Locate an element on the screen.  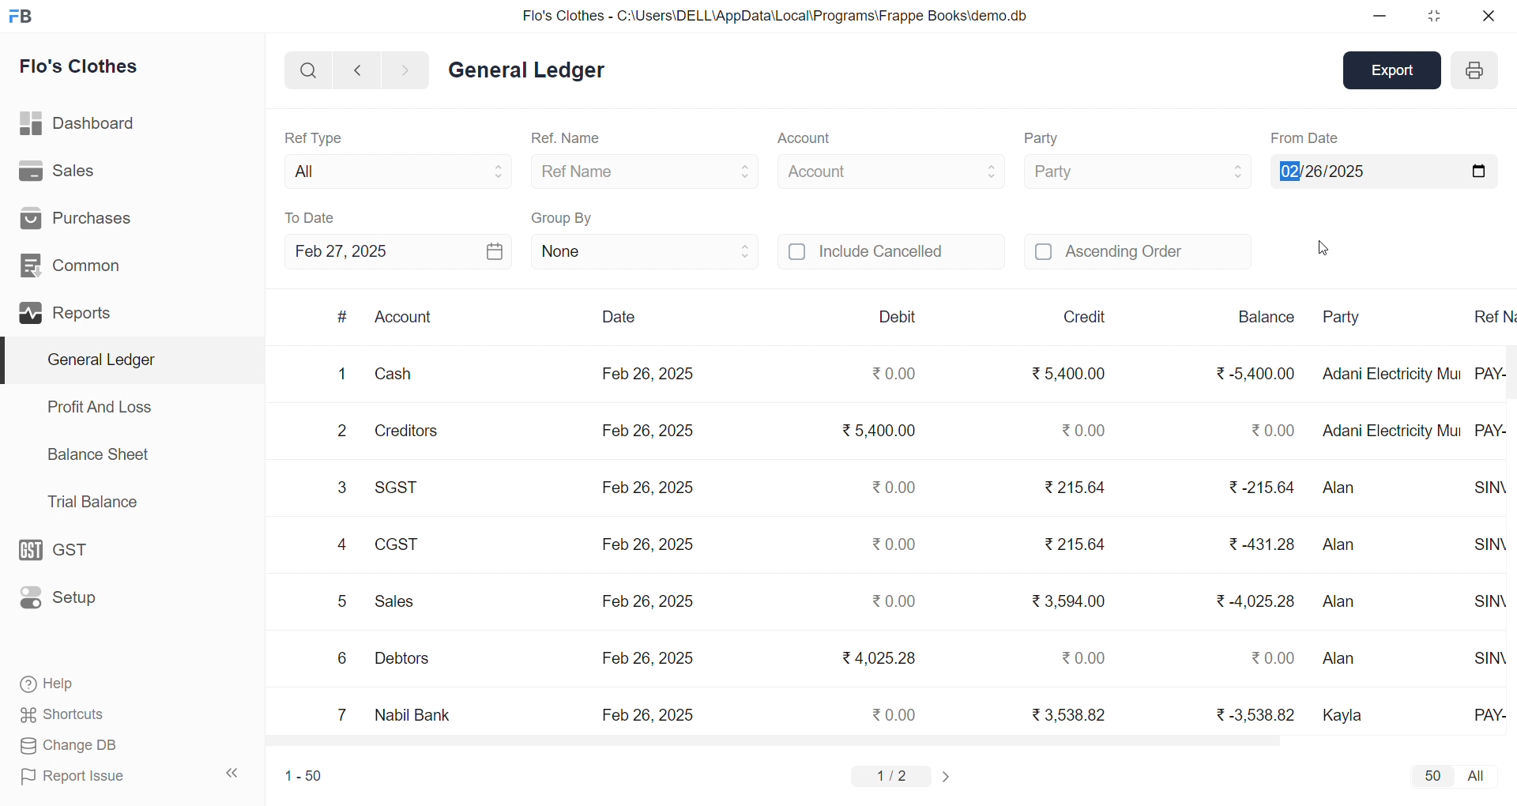
1 is located at coordinates (337, 374).